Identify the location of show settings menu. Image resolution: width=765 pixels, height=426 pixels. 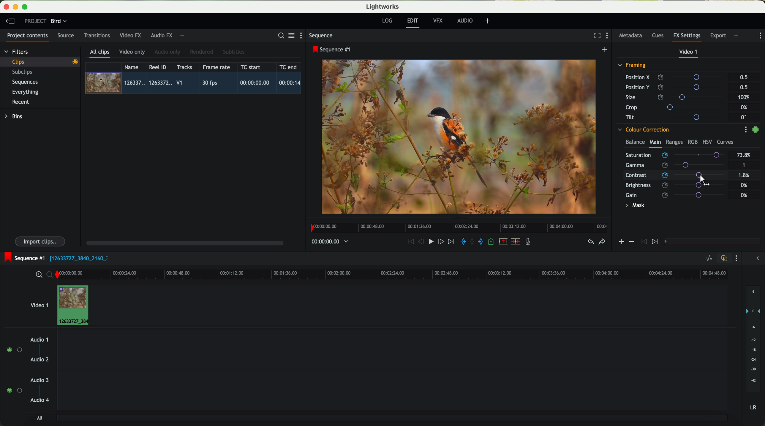
(745, 129).